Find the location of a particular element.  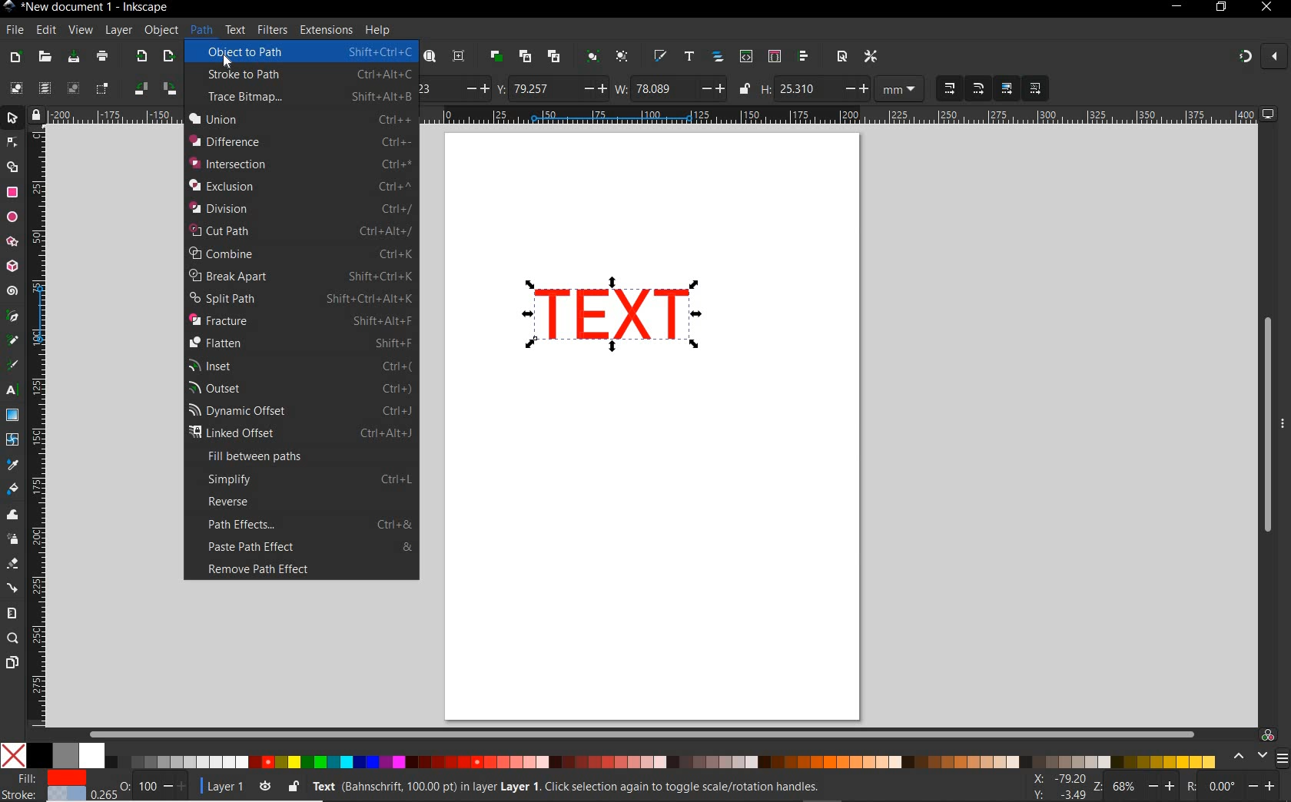

FILE & STROKE is located at coordinates (54, 787).